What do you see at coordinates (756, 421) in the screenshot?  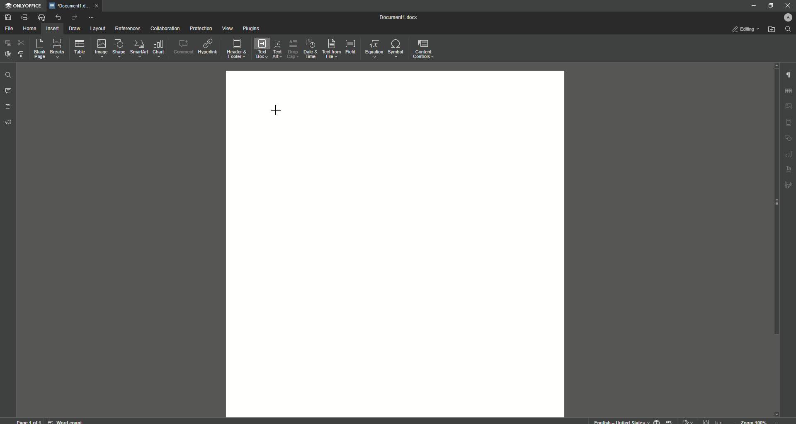 I see `zoom out or zoom in` at bounding box center [756, 421].